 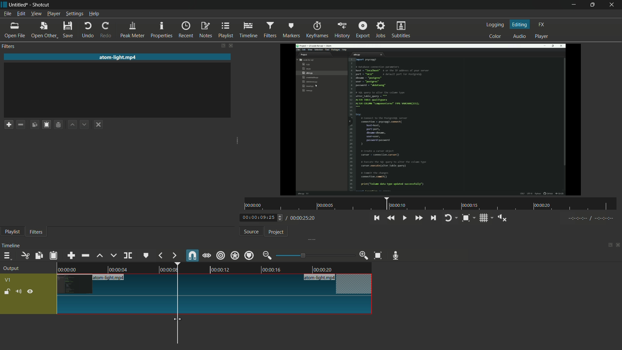 What do you see at coordinates (268, 255) in the screenshot?
I see `zoom out` at bounding box center [268, 255].